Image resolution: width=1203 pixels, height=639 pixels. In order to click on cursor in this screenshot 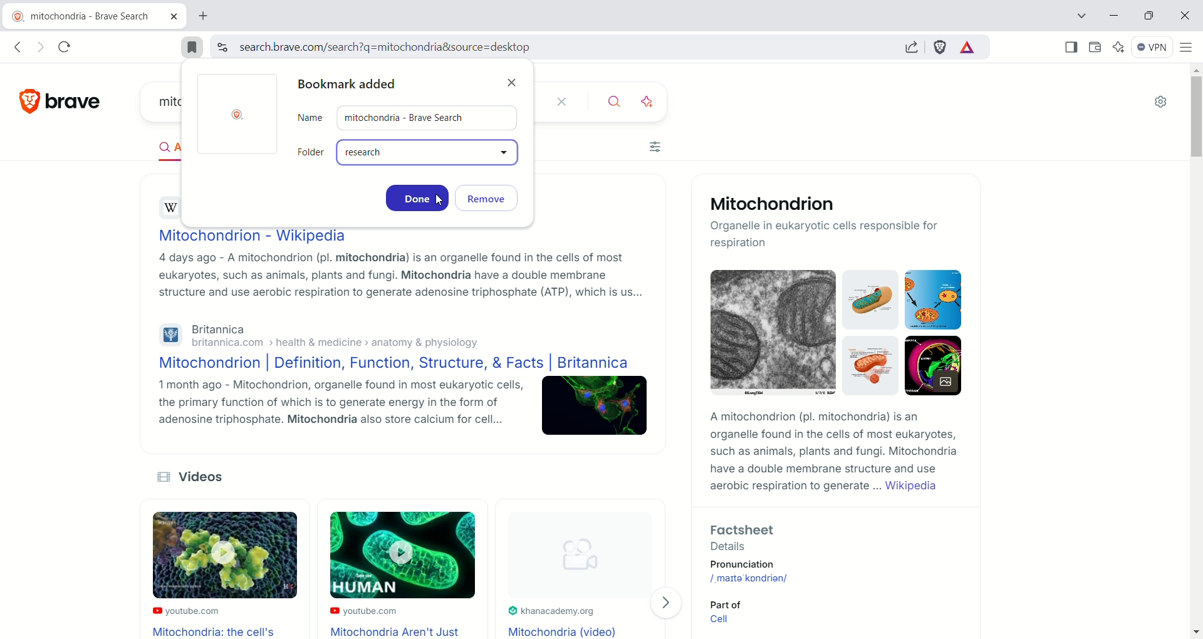, I will do `click(440, 199)`.